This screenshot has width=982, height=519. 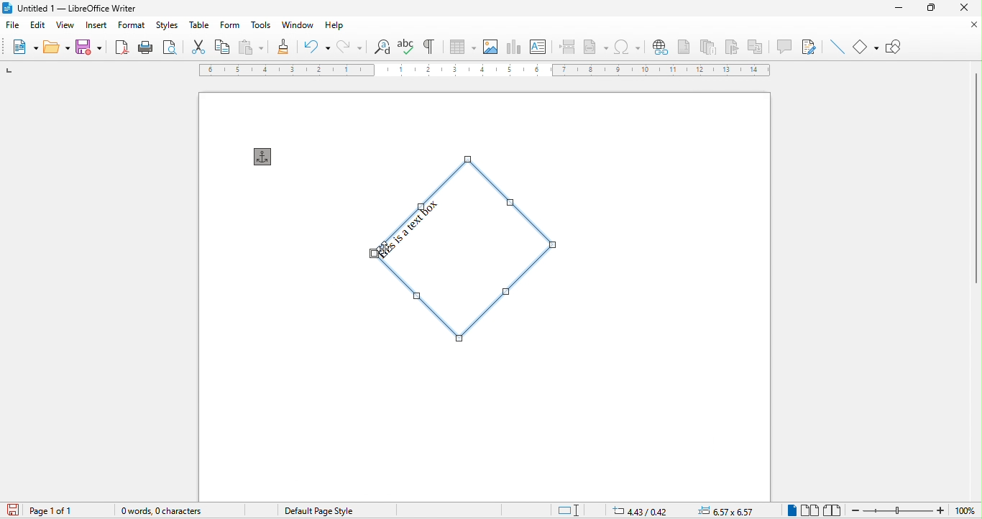 What do you see at coordinates (58, 510) in the screenshot?
I see `page 1 of 1` at bounding box center [58, 510].